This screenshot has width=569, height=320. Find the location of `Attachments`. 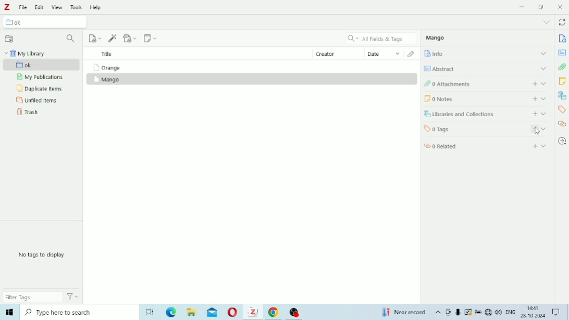

Attachments is located at coordinates (562, 67).